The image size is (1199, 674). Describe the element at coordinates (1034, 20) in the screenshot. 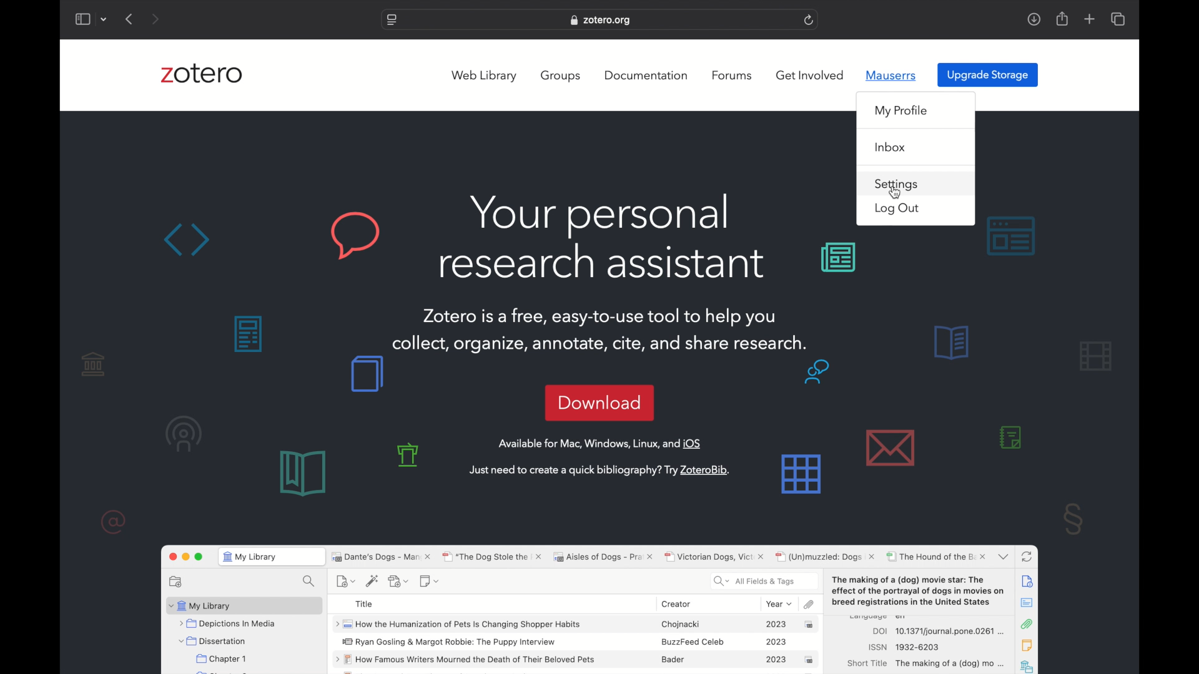

I see `downloads` at that location.